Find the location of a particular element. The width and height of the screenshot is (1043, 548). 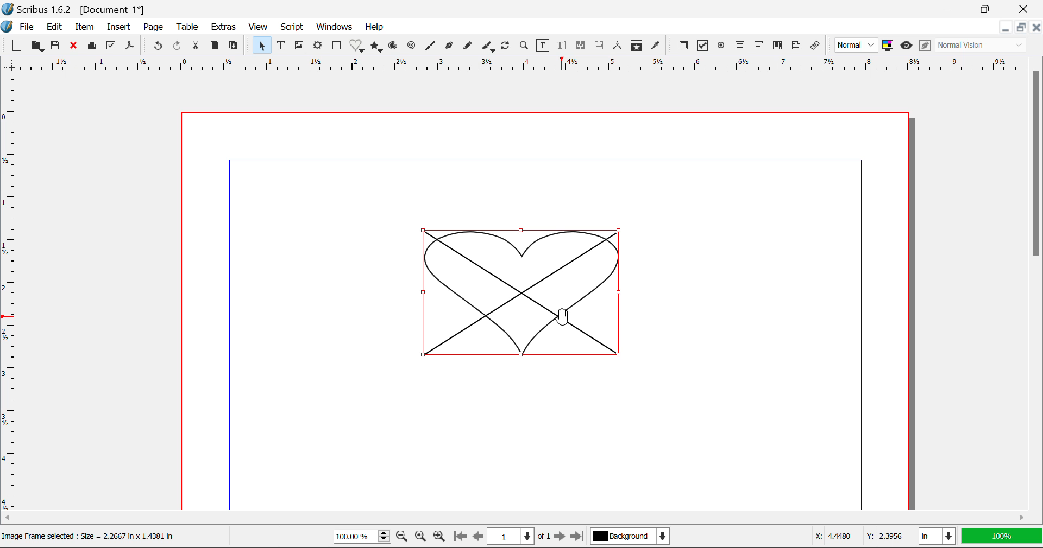

Vertical Page Margins is located at coordinates (512, 67).